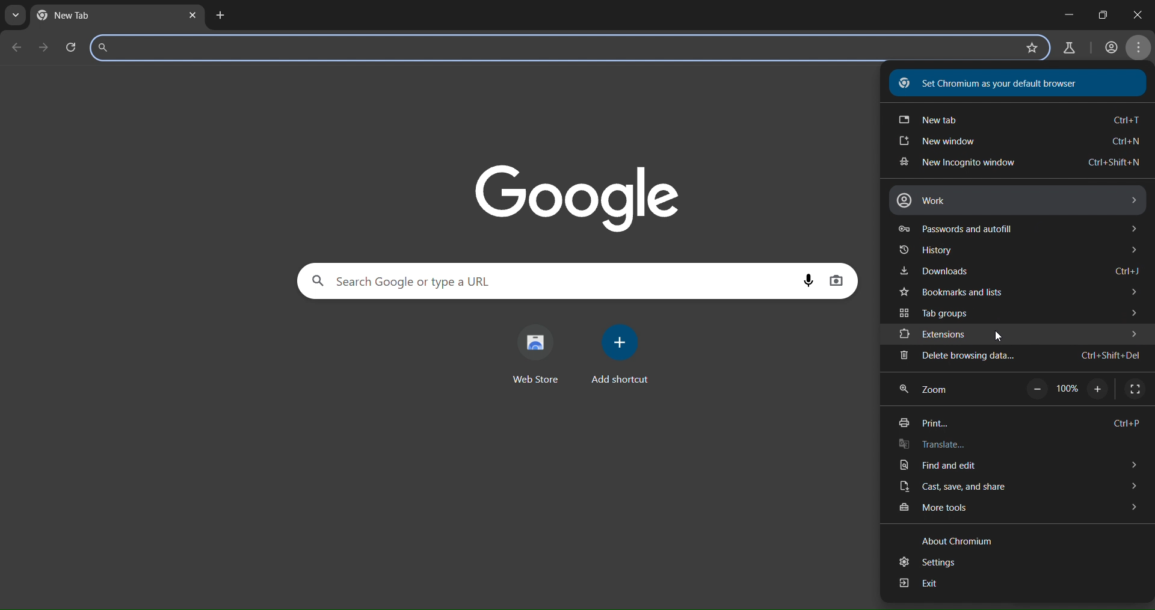 This screenshot has width=1155, height=610. What do you see at coordinates (1136, 46) in the screenshot?
I see `menu` at bounding box center [1136, 46].